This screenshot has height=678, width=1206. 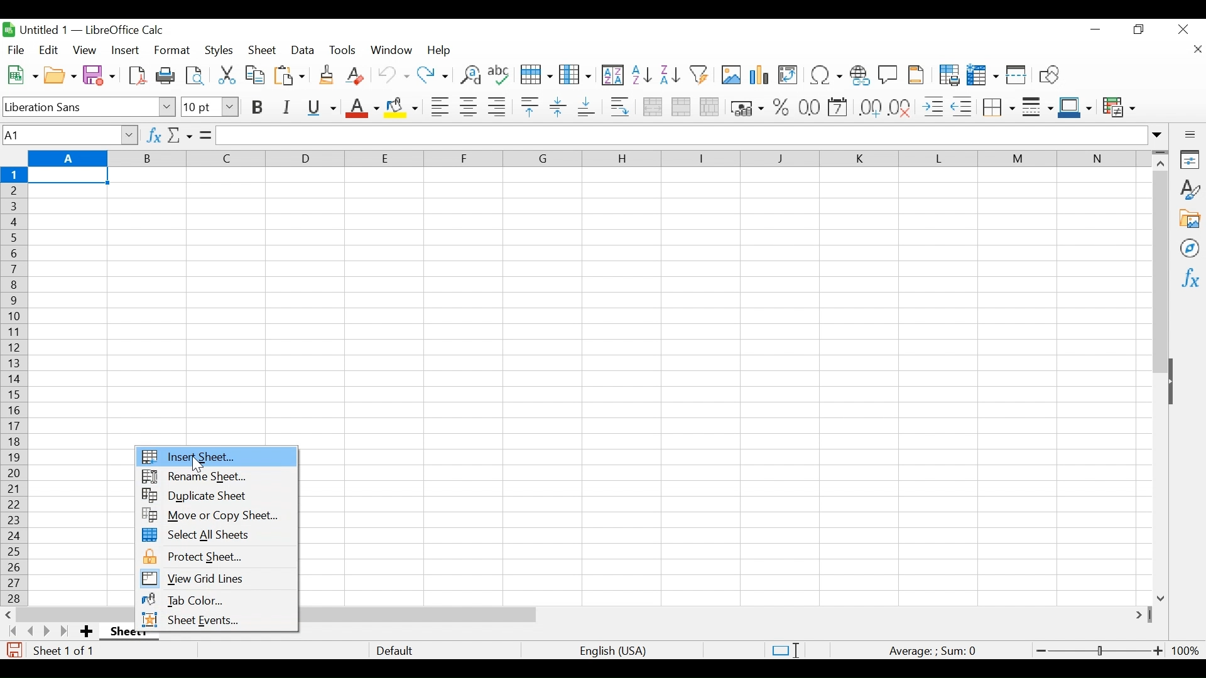 What do you see at coordinates (1185, 649) in the screenshot?
I see `100%` at bounding box center [1185, 649].